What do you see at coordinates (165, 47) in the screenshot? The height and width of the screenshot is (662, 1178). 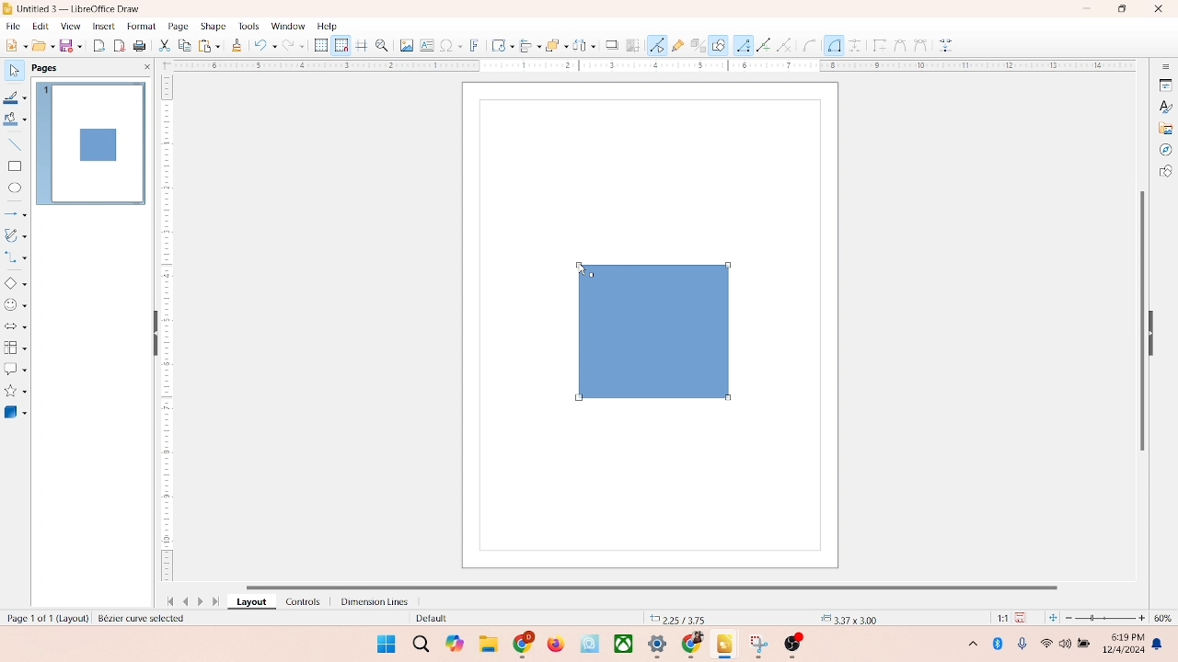 I see `cut` at bounding box center [165, 47].